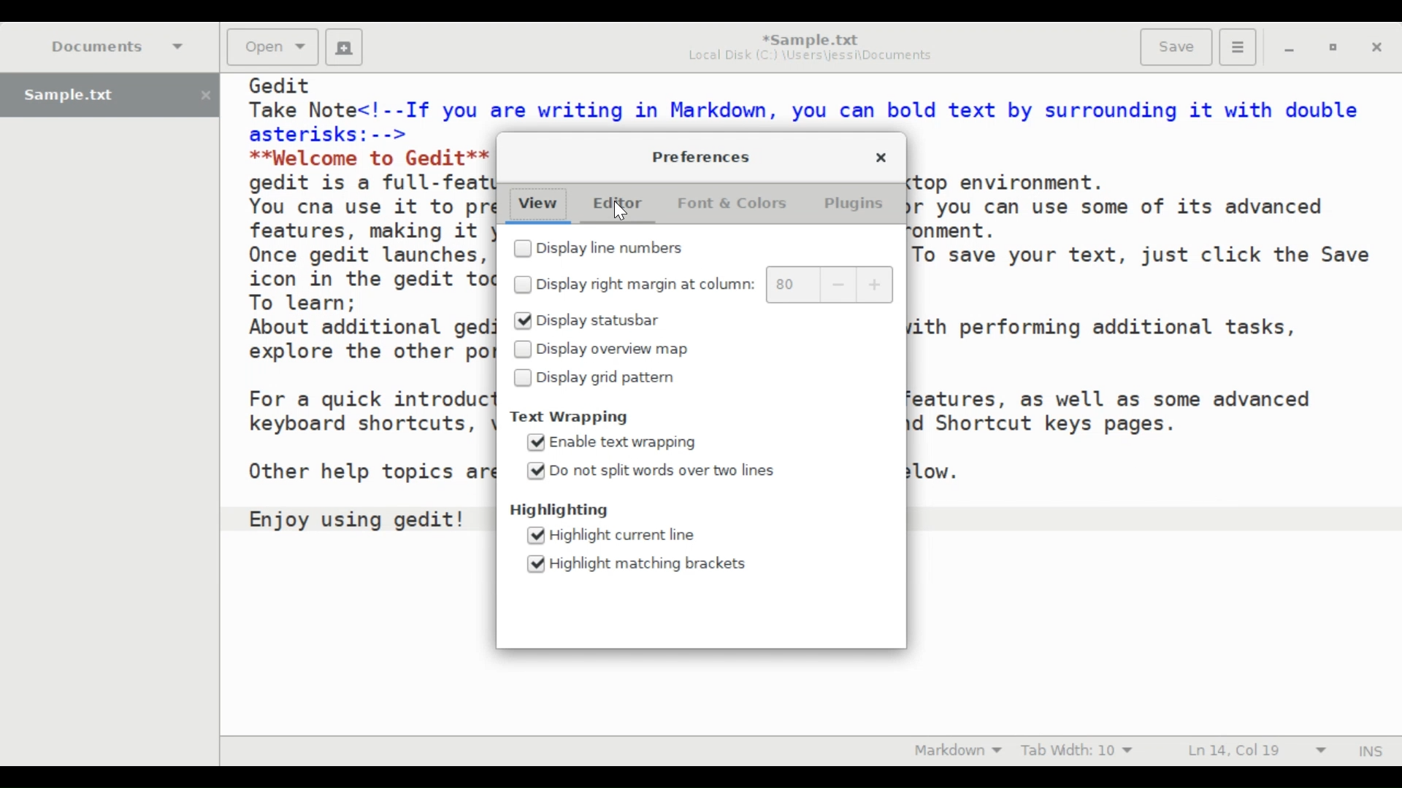 This screenshot has height=788, width=1402. Describe the element at coordinates (731, 205) in the screenshot. I see `Font & Colors` at that location.